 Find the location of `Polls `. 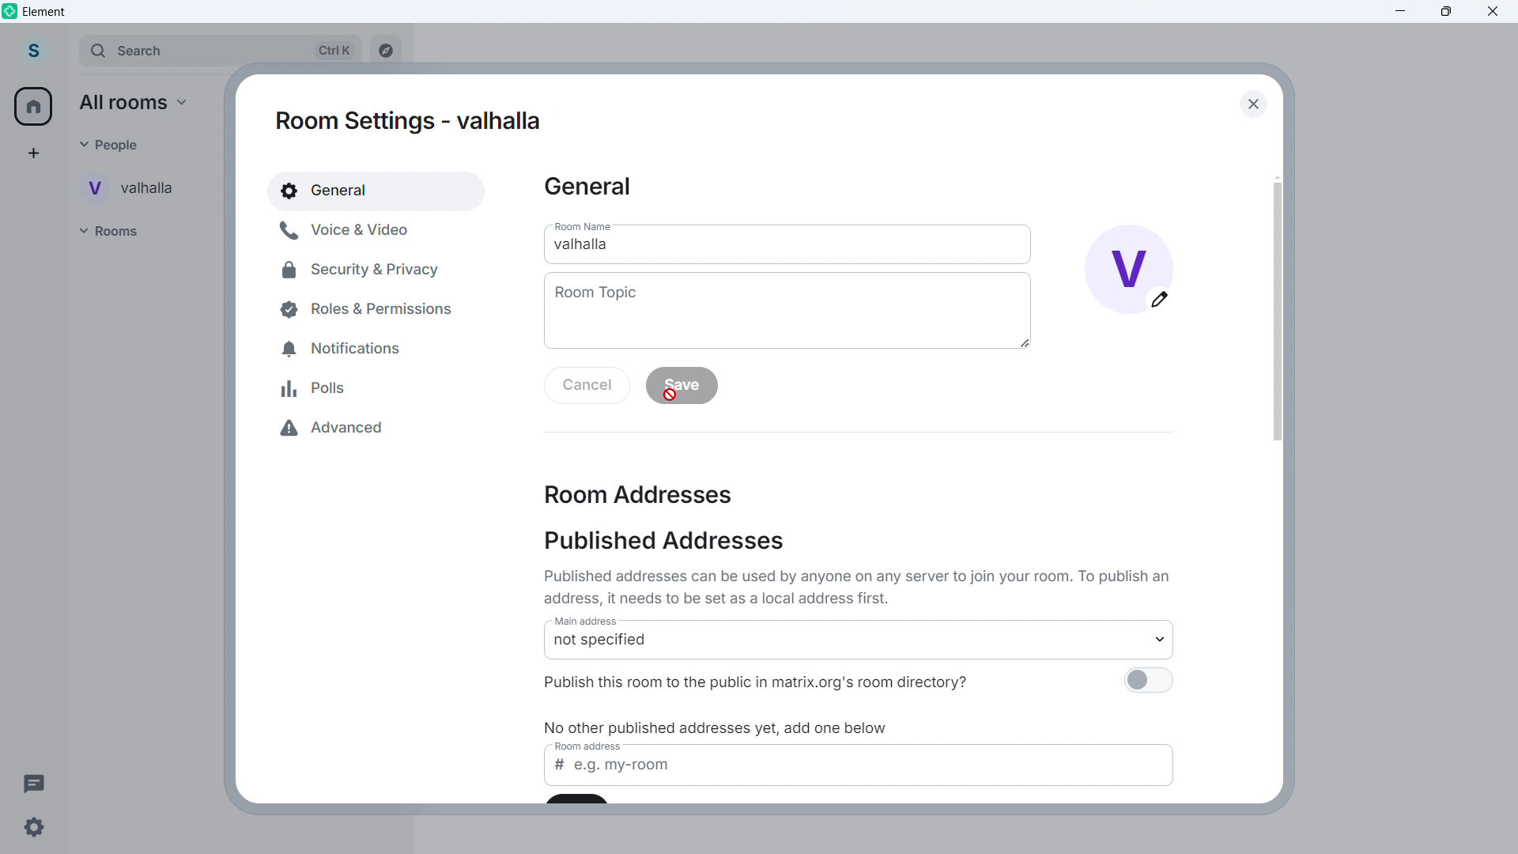

Polls  is located at coordinates (317, 388).